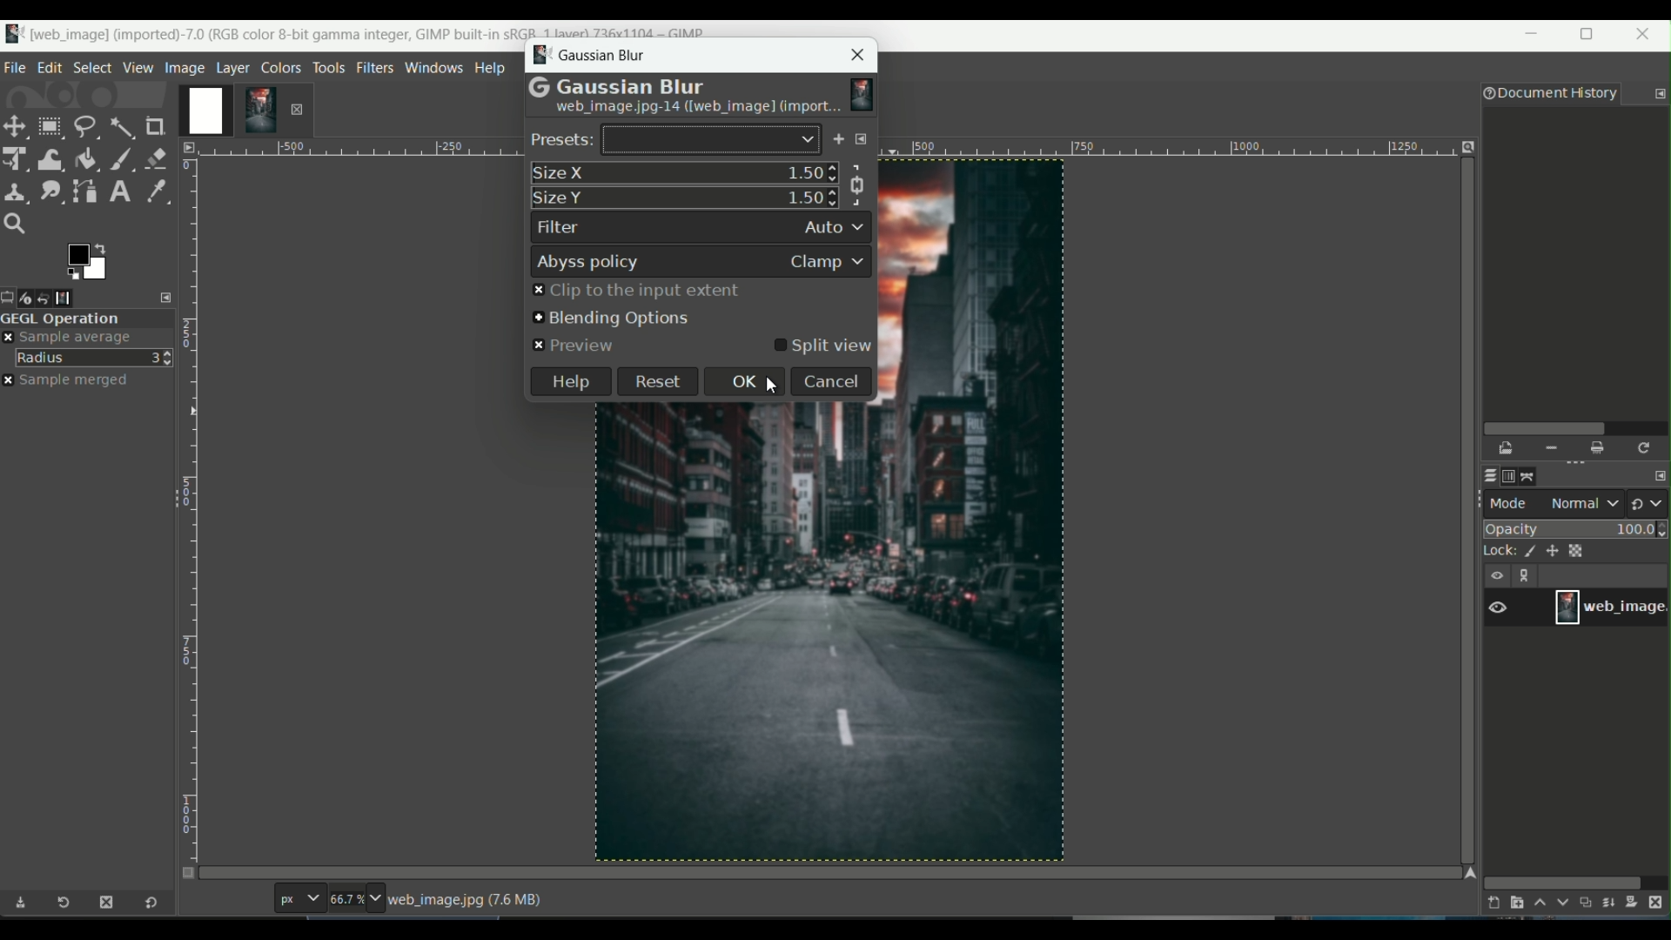  Describe the element at coordinates (1533, 37) in the screenshot. I see `minimize` at that location.